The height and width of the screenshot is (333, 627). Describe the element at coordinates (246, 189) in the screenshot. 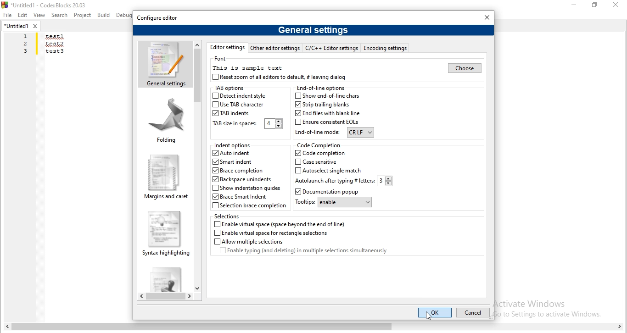

I see `Show indentation guides` at that location.